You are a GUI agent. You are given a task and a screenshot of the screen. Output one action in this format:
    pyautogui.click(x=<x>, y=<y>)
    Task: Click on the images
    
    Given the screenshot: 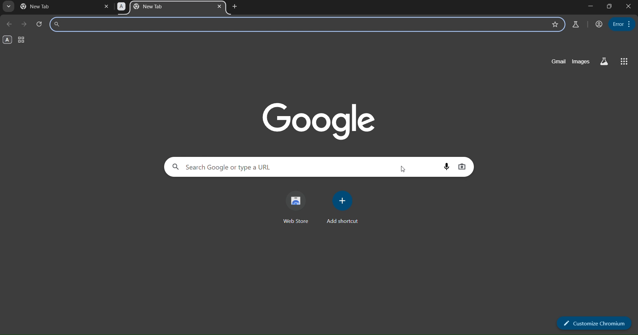 What is the action you would take?
    pyautogui.click(x=580, y=61)
    